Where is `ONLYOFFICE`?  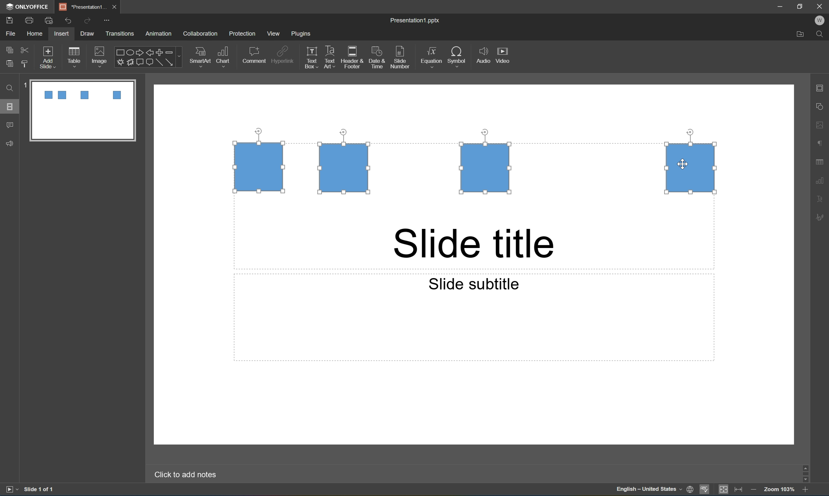
ONLYOFFICE is located at coordinates (28, 6).